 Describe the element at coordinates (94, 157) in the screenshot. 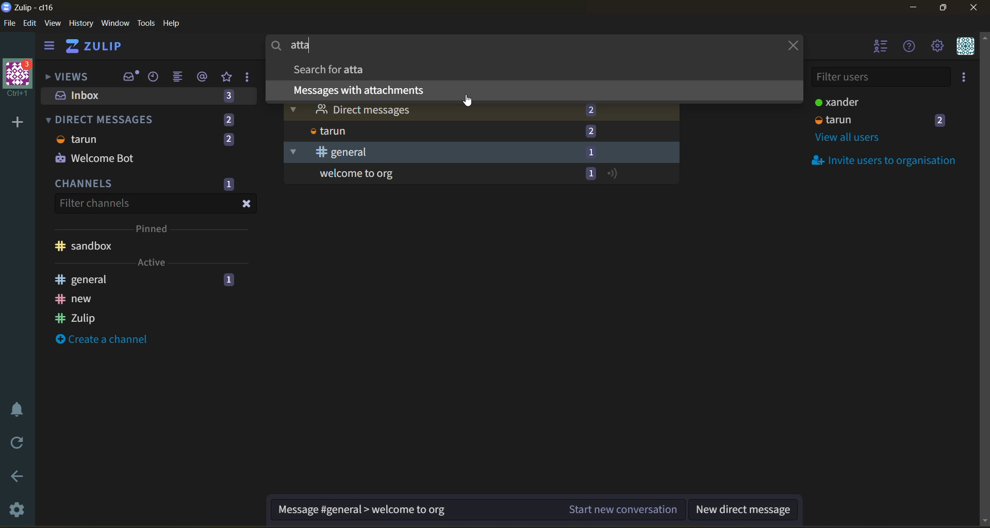

I see `Welcome Bot` at that location.